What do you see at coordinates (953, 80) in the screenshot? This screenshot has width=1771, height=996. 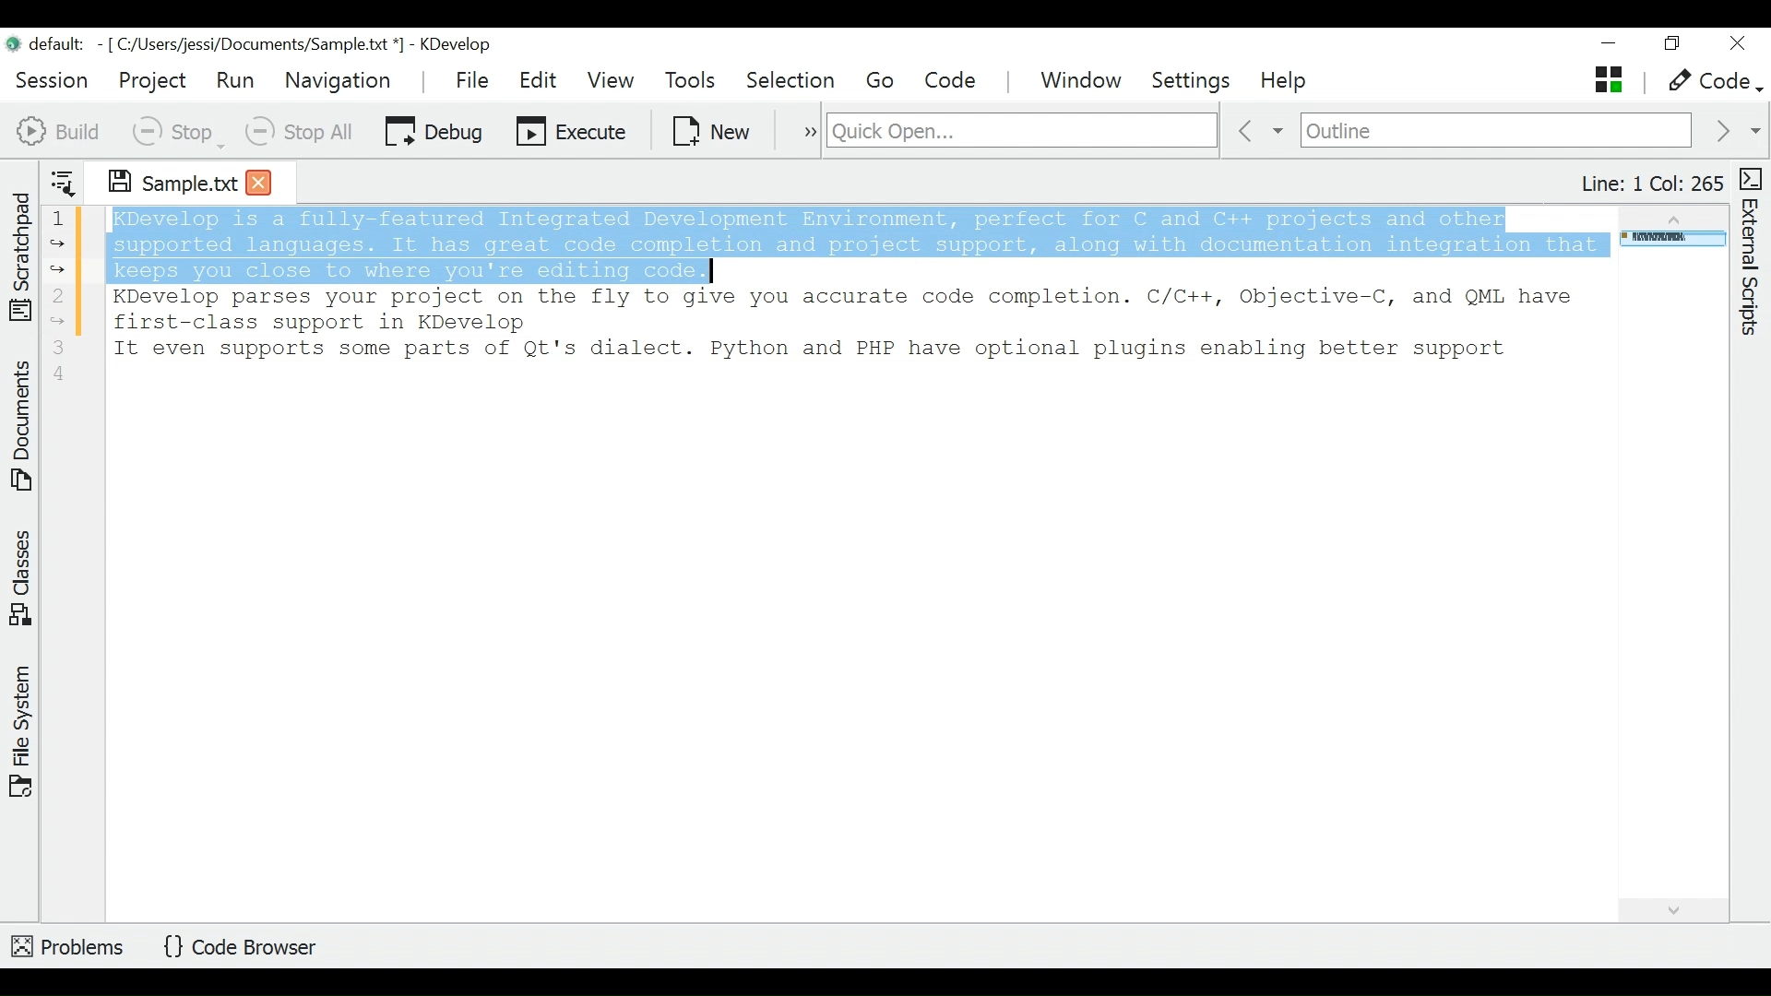 I see `Code` at bounding box center [953, 80].